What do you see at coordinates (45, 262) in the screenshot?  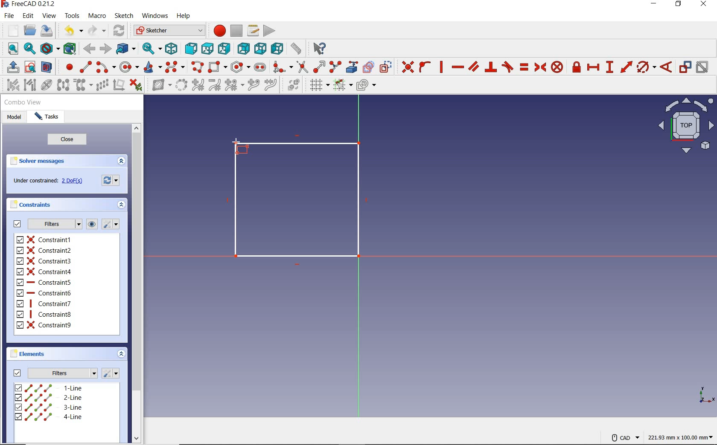 I see `constraint3` at bounding box center [45, 262].